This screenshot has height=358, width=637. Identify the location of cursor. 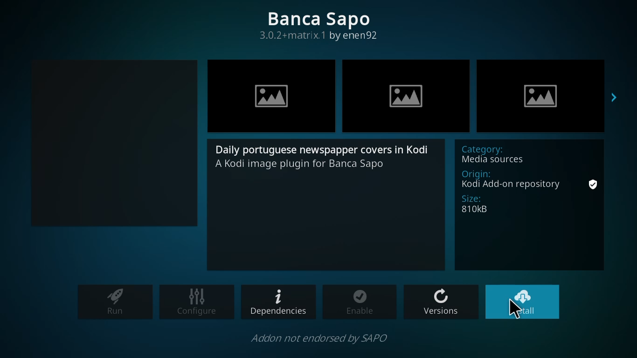
(515, 310).